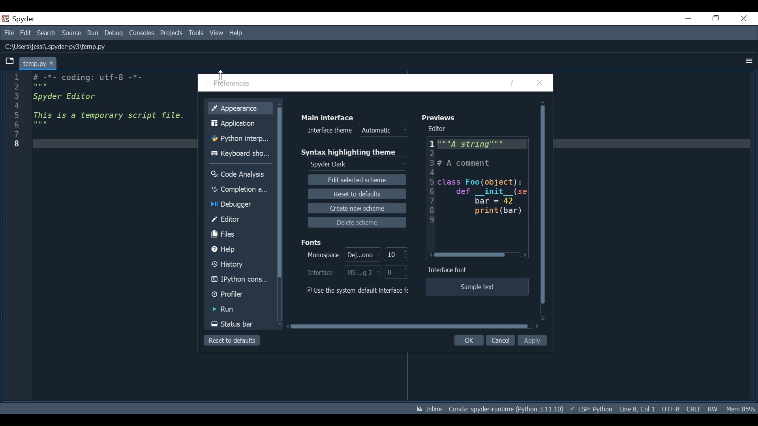 Image resolution: width=758 pixels, height=426 pixels. Describe the element at coordinates (240, 138) in the screenshot. I see `Python Interpreter` at that location.